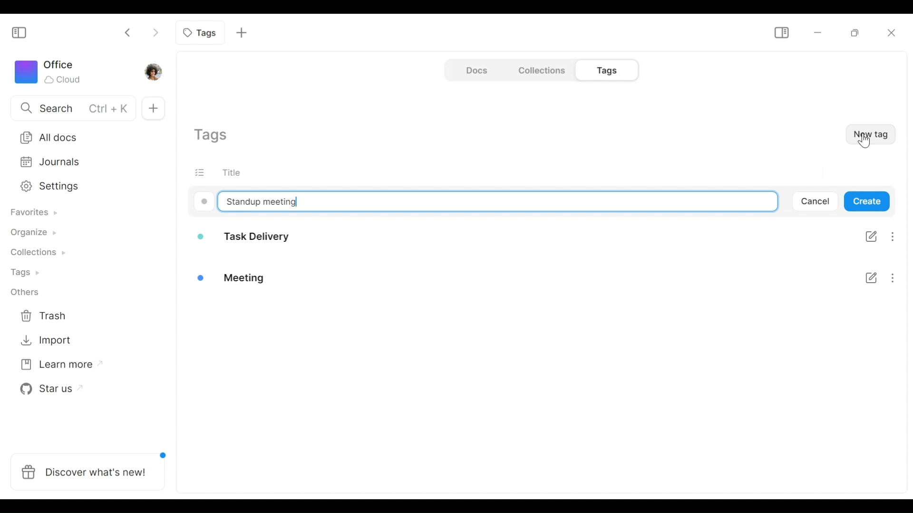 The width and height of the screenshot is (913, 513). Describe the element at coordinates (55, 71) in the screenshot. I see `Workspace` at that location.